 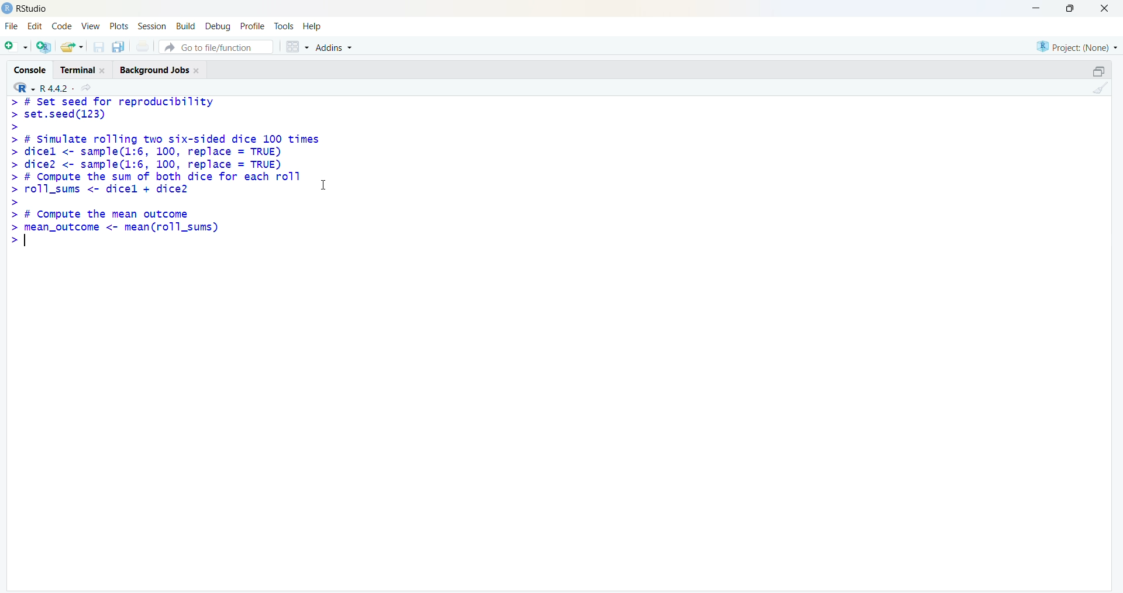 I want to click on share folder as, so click(x=71, y=47).